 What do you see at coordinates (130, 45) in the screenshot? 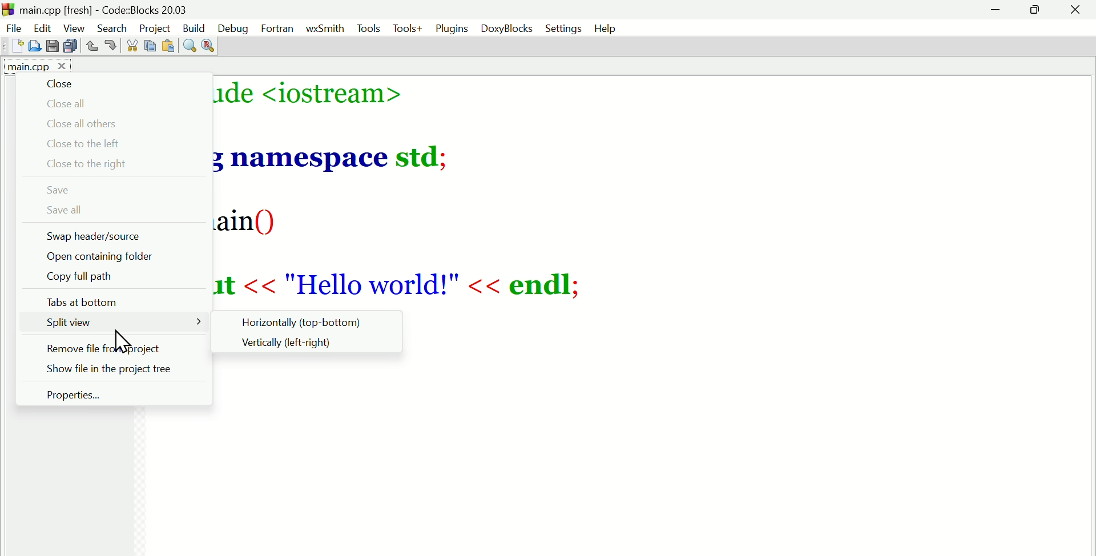
I see `Cut` at bounding box center [130, 45].